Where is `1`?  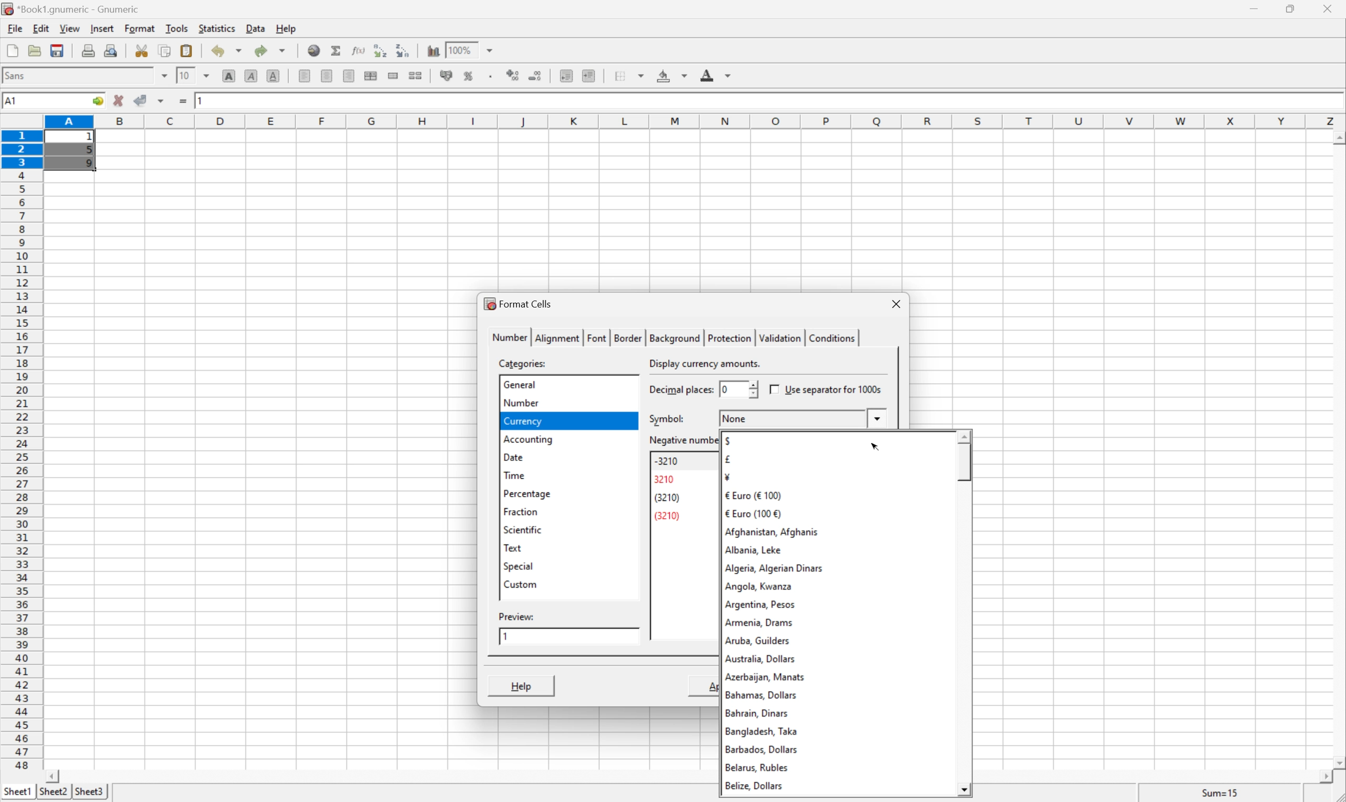
1 is located at coordinates (92, 137).